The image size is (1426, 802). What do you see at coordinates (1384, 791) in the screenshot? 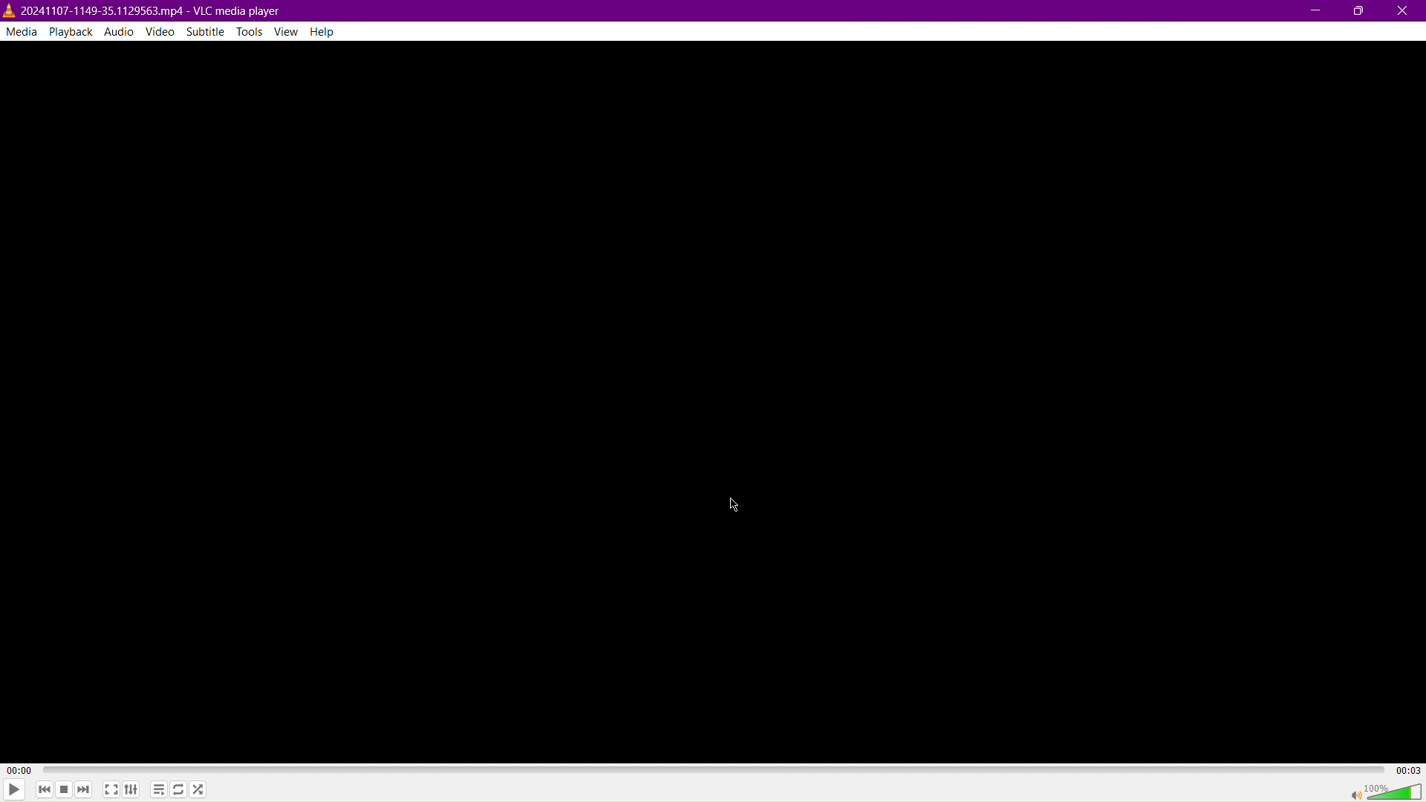
I see `Volume 100%` at bounding box center [1384, 791].